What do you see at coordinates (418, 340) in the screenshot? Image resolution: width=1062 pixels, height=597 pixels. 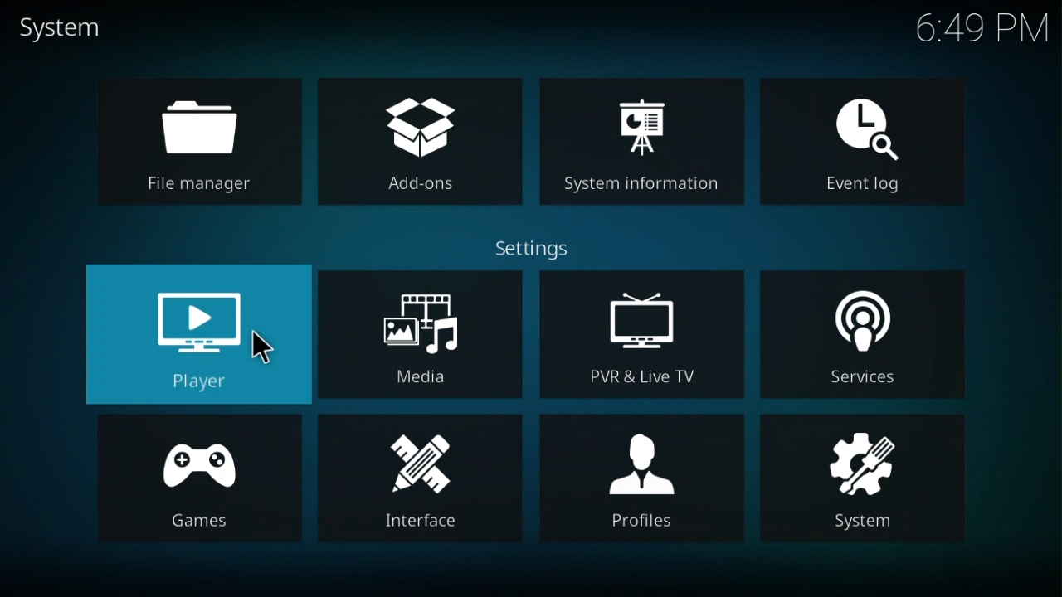 I see `Media` at bounding box center [418, 340].